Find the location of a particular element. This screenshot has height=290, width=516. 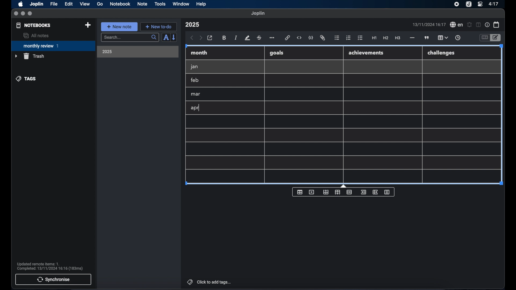

close is located at coordinates (16, 14).